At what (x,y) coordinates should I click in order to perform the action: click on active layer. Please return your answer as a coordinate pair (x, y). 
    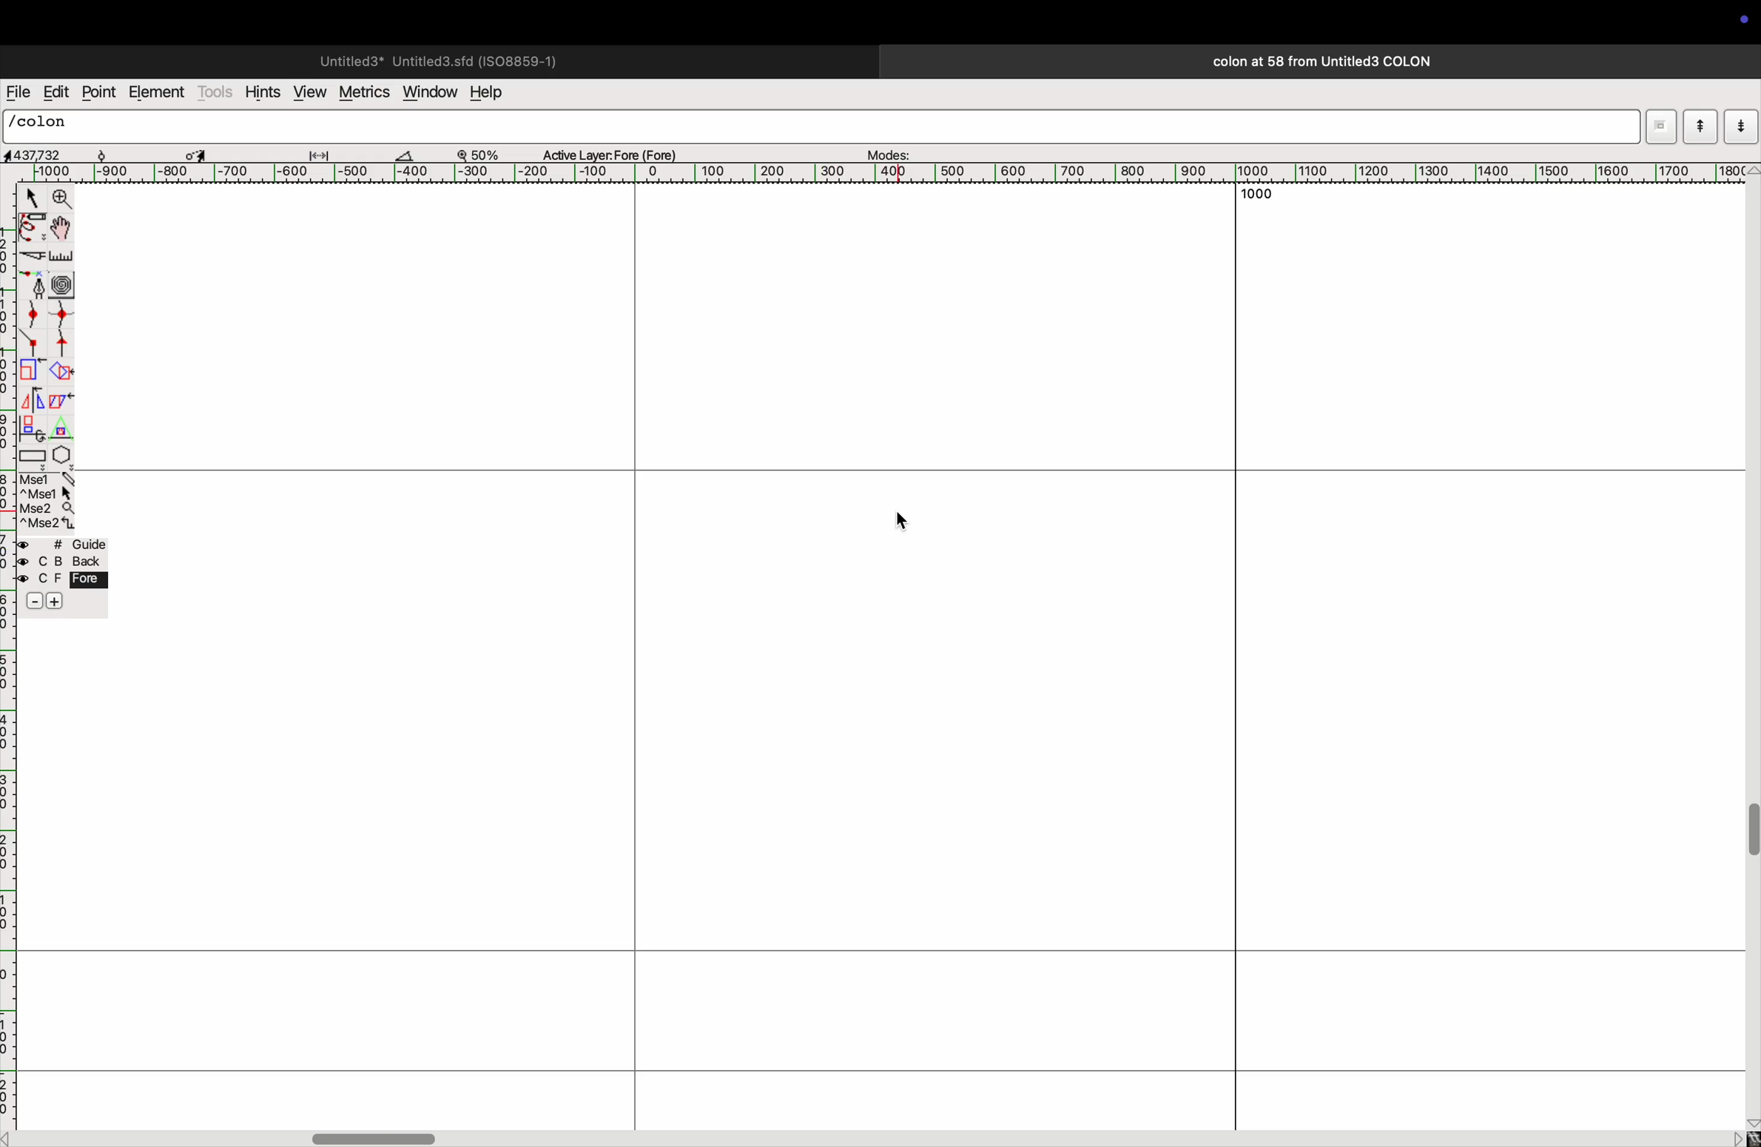
    Looking at the image, I should click on (616, 152).